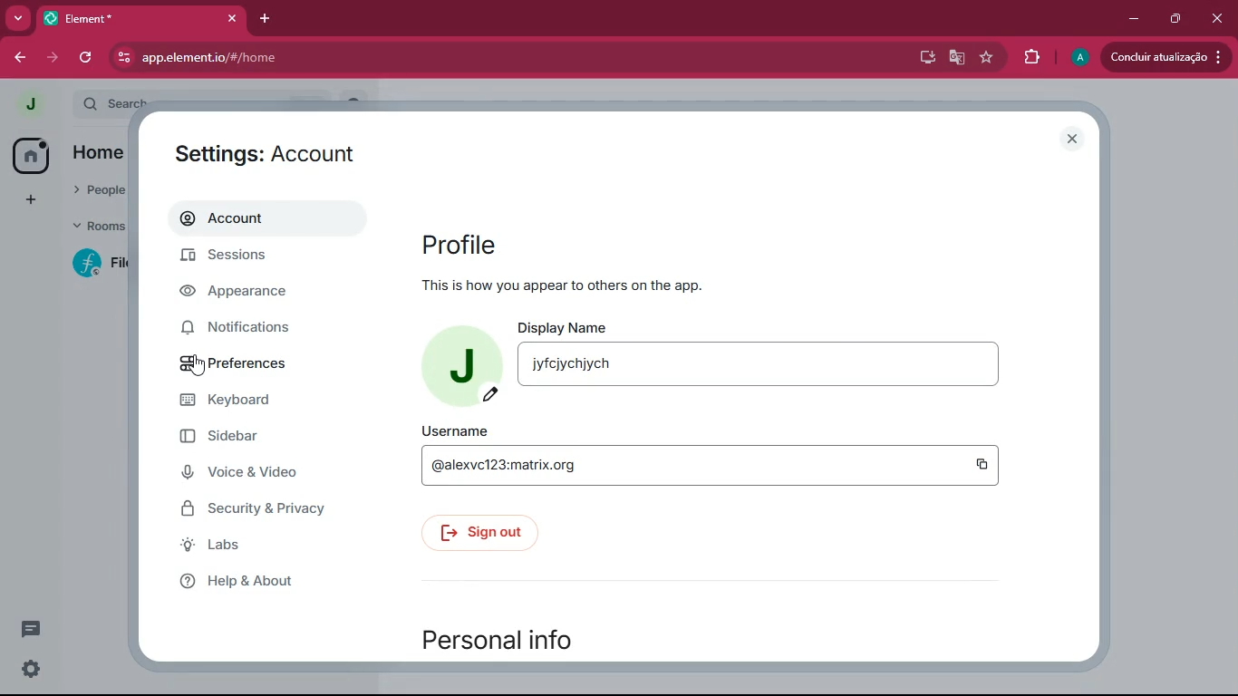  What do you see at coordinates (1170, 58) in the screenshot?
I see `update` at bounding box center [1170, 58].